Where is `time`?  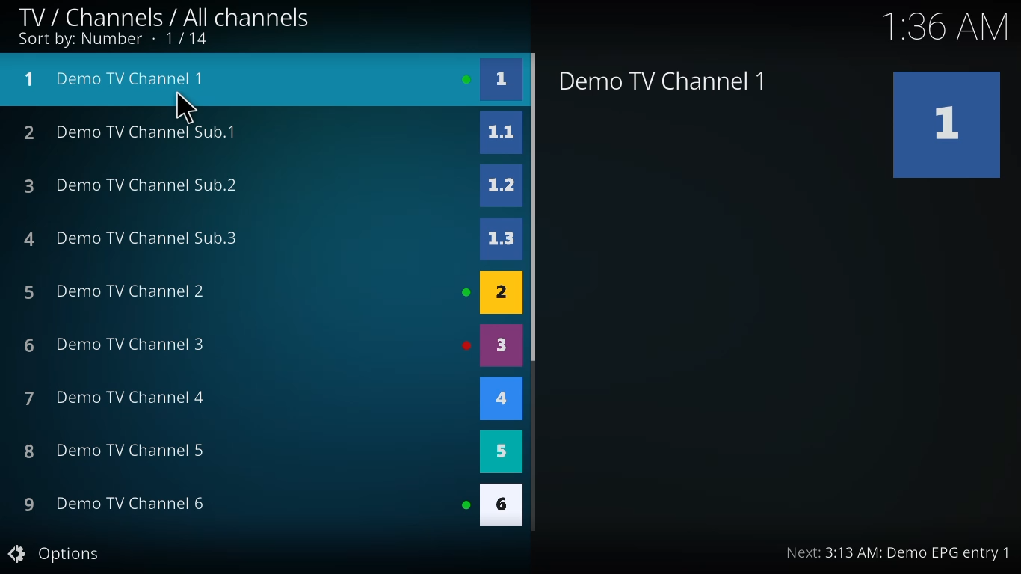
time is located at coordinates (947, 26).